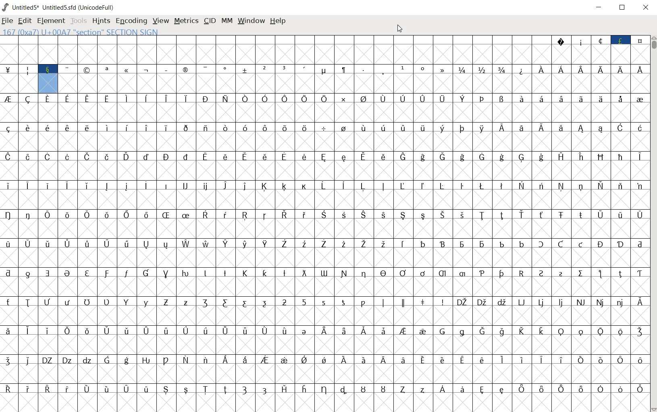 This screenshot has height=412, width=657. I want to click on accented characters, so click(499, 137).